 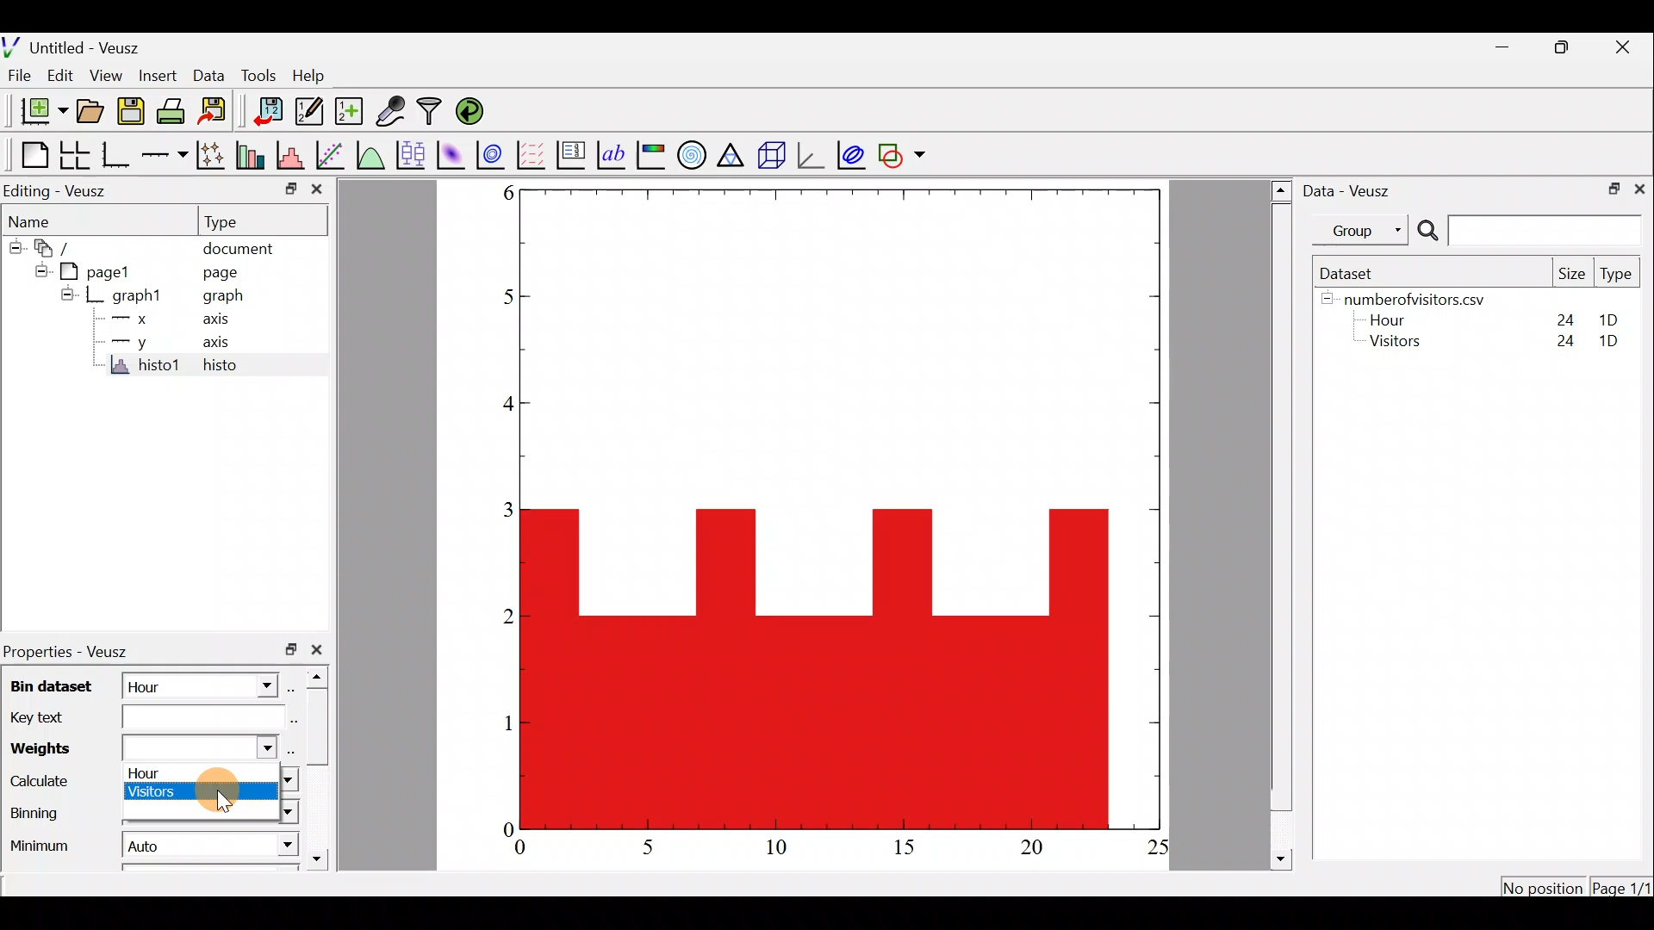 I want to click on document, so click(x=243, y=247).